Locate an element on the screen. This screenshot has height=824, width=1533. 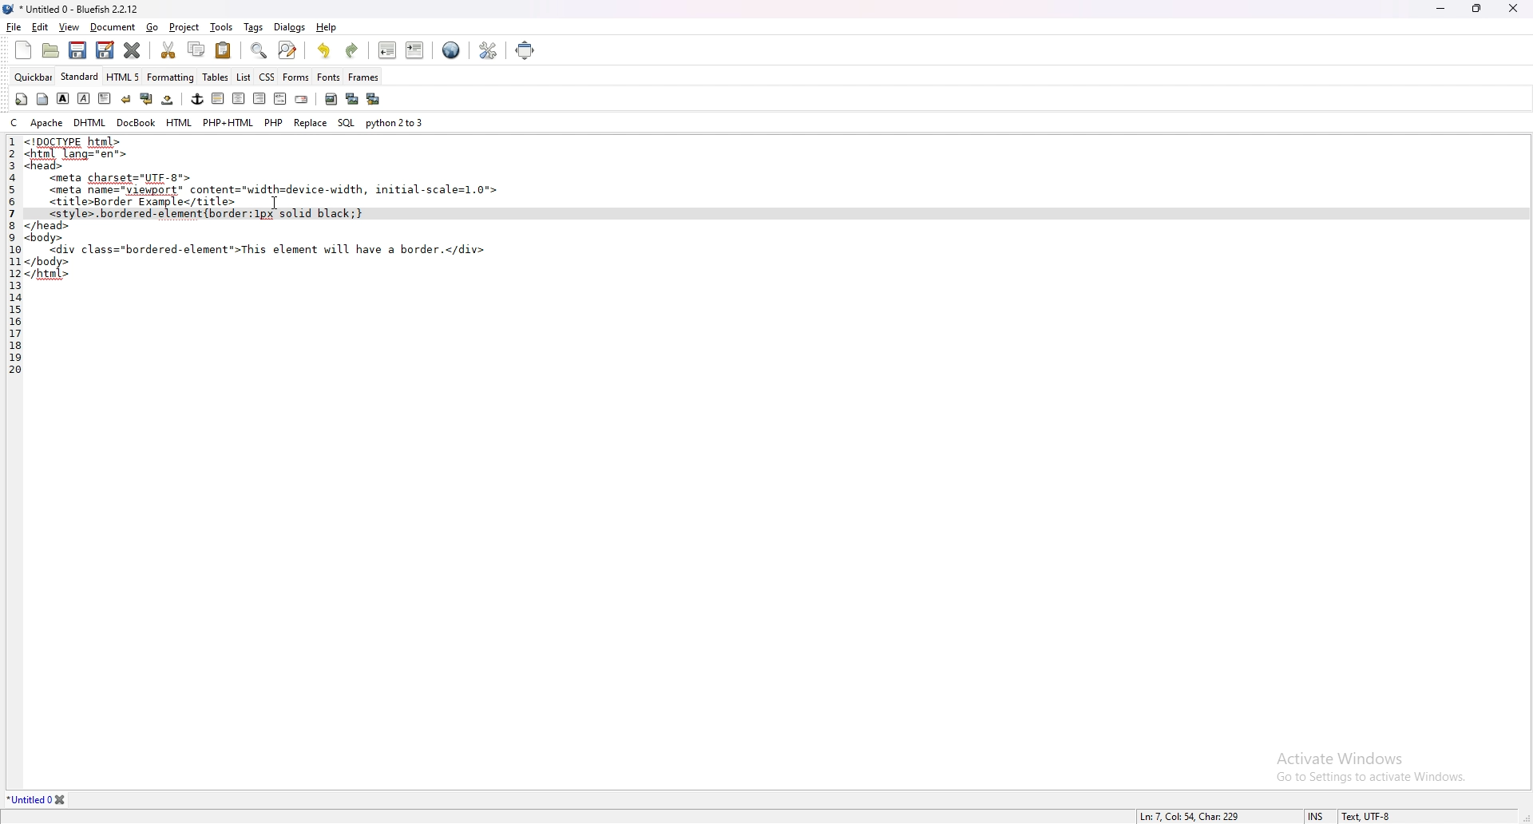
help is located at coordinates (327, 26).